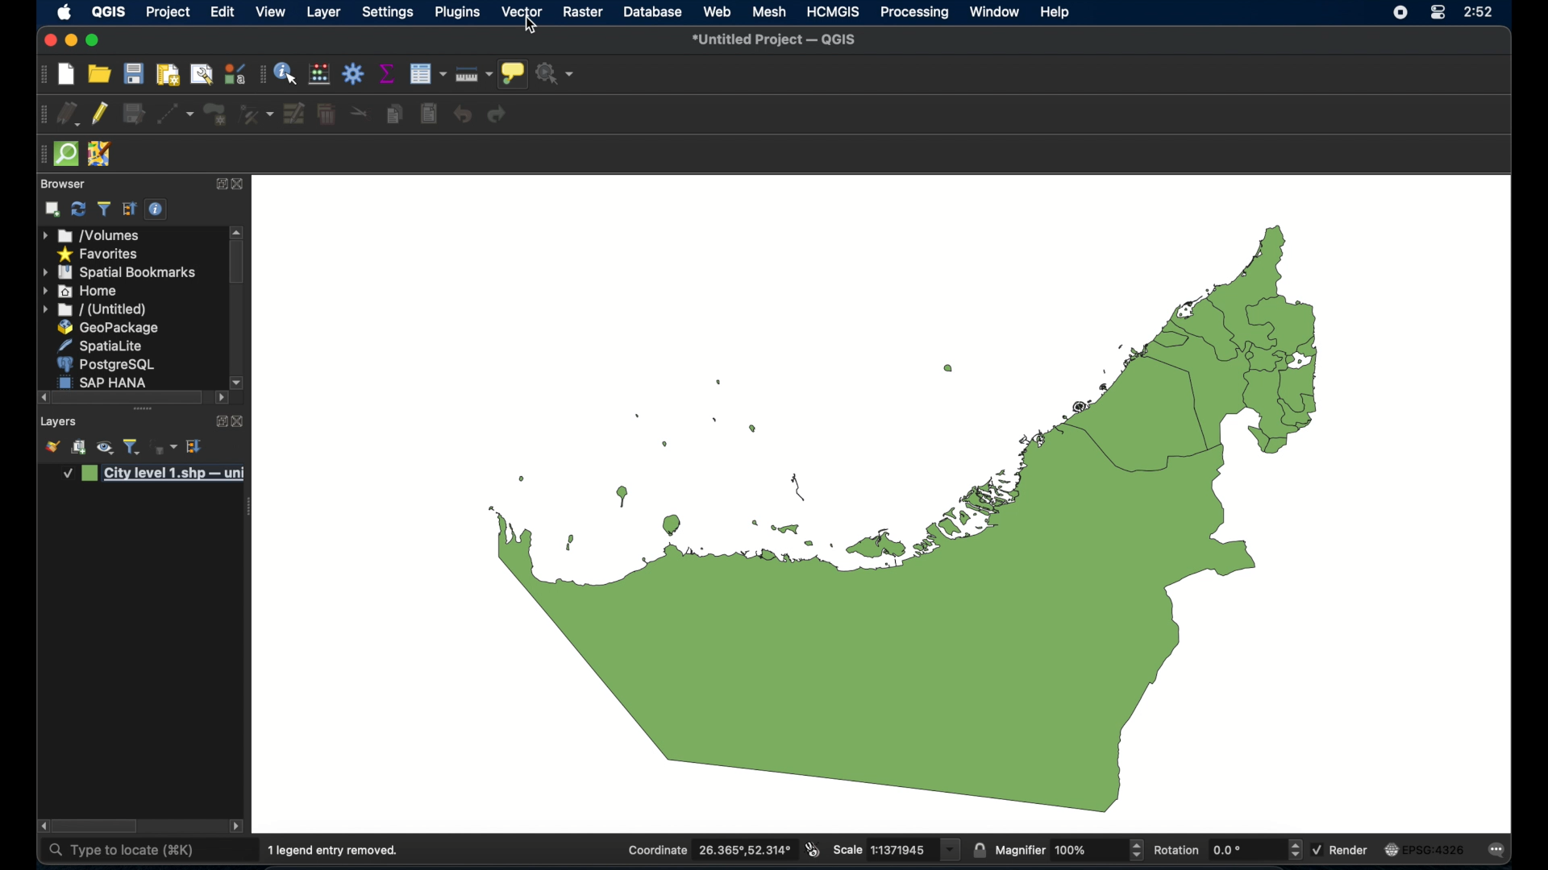  I want to click on home, so click(82, 291).